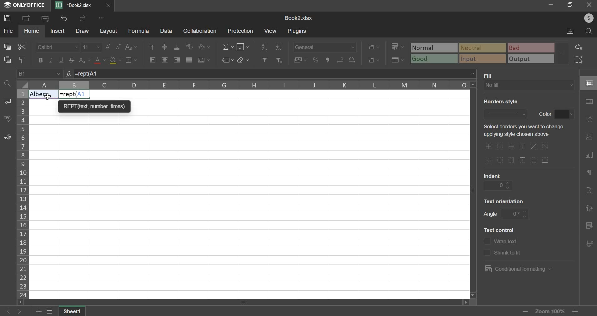 The width and height of the screenshot is (597, 316). I want to click on fill color, so click(115, 60).